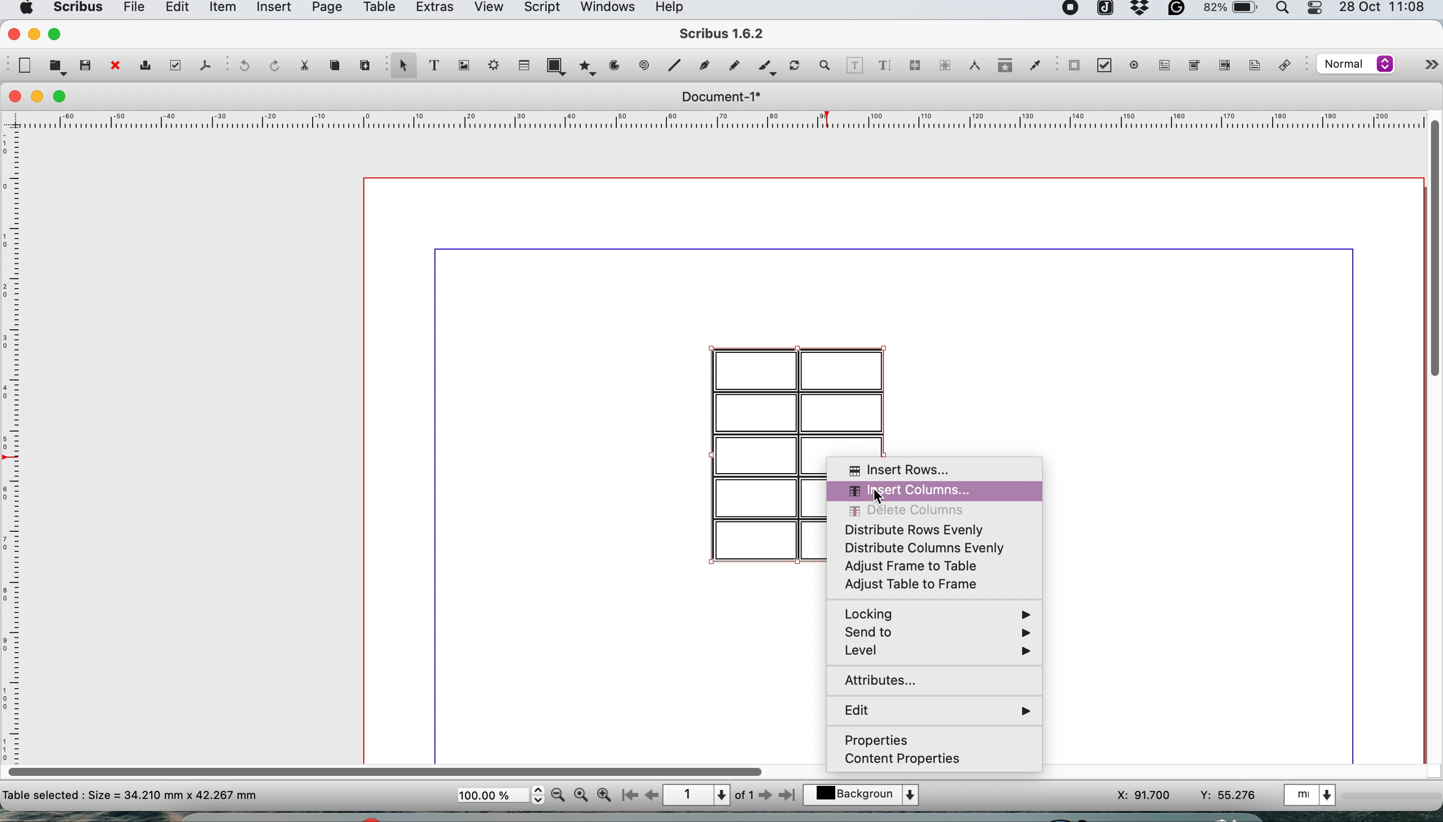 This screenshot has height=822, width=1443. Describe the element at coordinates (928, 569) in the screenshot. I see `adjust frame to table` at that location.